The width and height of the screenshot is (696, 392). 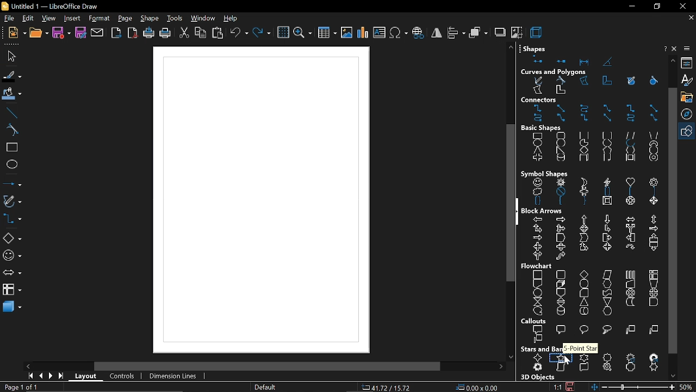 What do you see at coordinates (11, 166) in the screenshot?
I see `ellipse` at bounding box center [11, 166].